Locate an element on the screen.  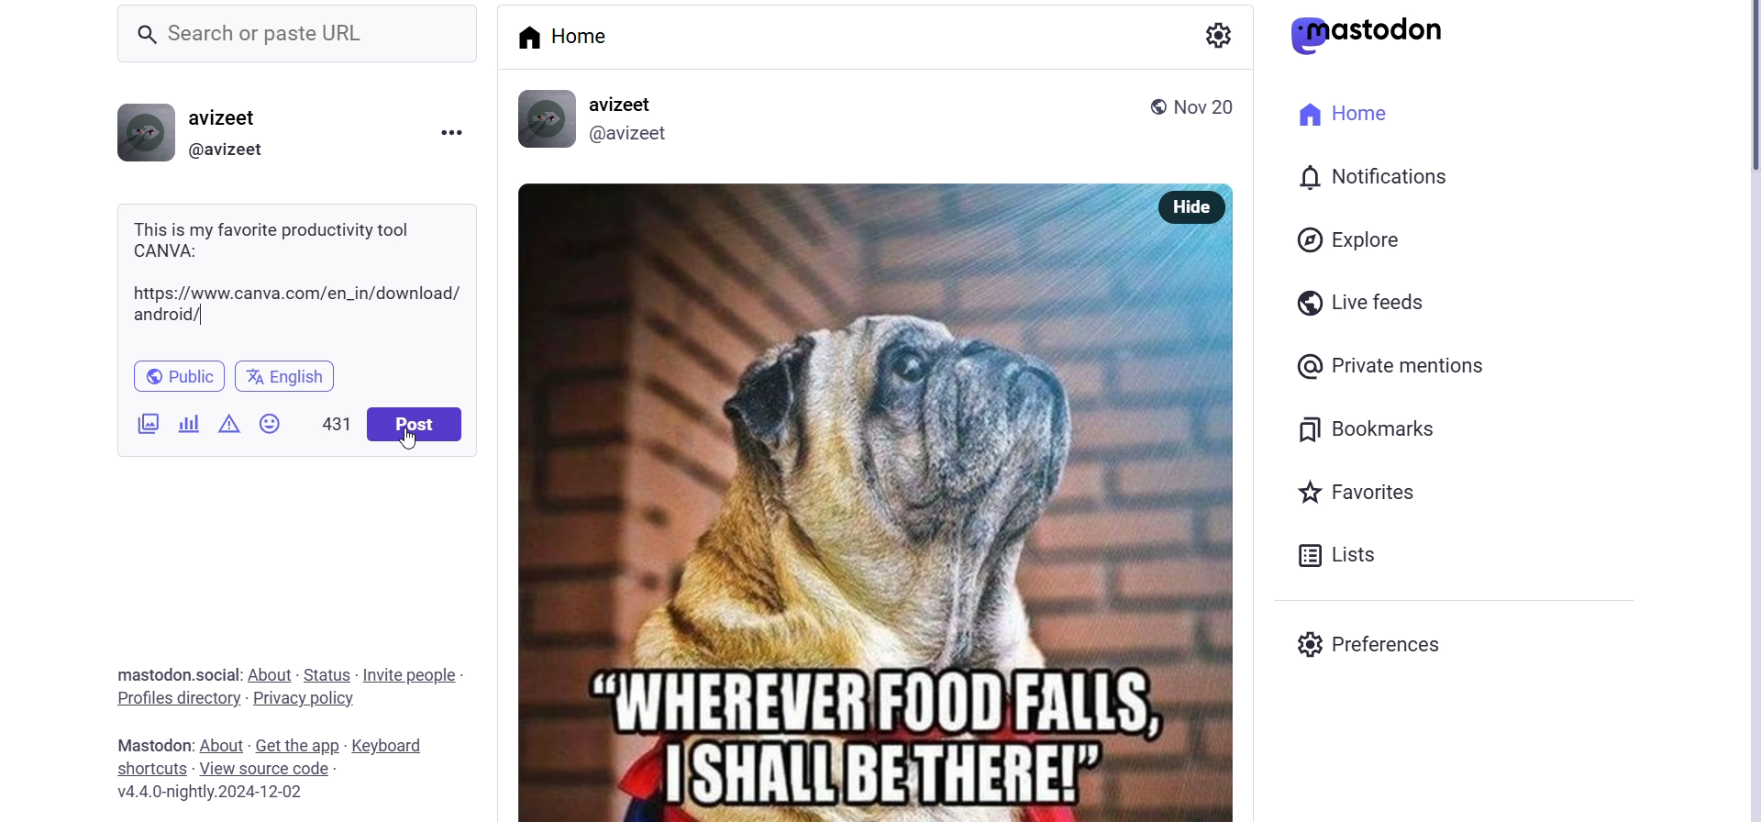
explore is located at coordinates (1363, 244).